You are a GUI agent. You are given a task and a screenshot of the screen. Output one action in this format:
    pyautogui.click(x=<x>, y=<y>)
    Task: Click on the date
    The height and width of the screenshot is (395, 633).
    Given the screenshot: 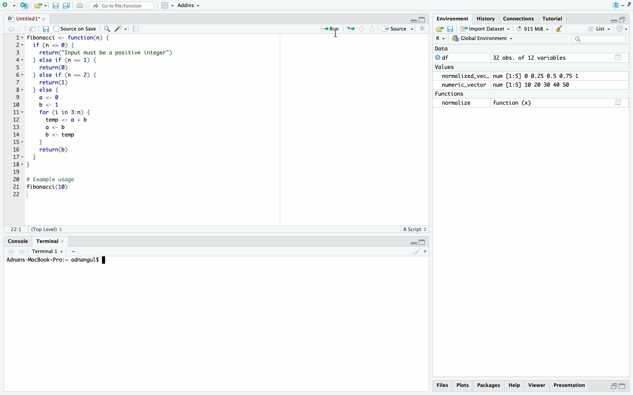 What is the action you would take?
    pyautogui.click(x=445, y=48)
    